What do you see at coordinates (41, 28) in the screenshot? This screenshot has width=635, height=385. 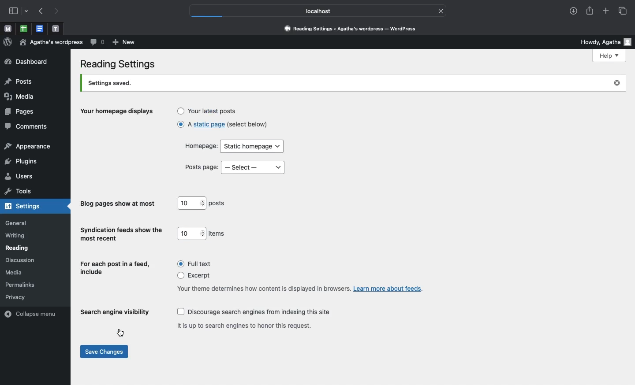 I see `Pinned tabs` at bounding box center [41, 28].